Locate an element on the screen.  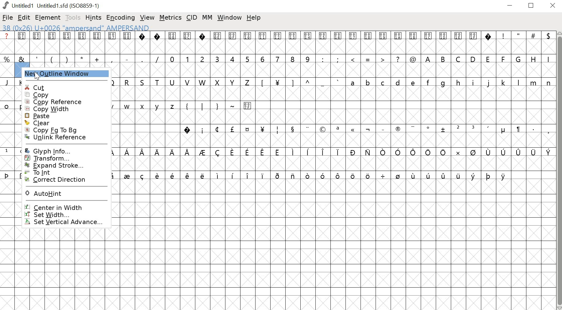
S is located at coordinates (143, 82).